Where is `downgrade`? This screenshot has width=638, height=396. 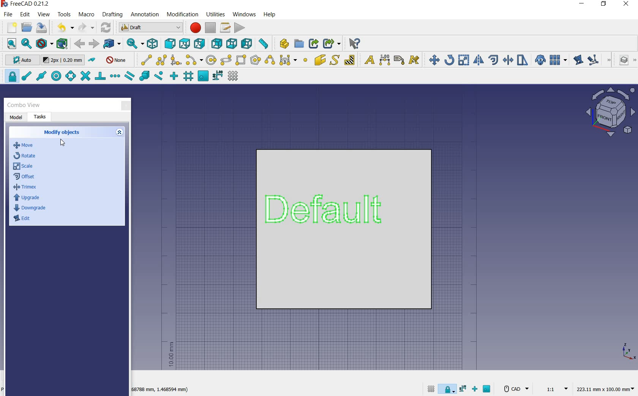 downgrade is located at coordinates (31, 208).